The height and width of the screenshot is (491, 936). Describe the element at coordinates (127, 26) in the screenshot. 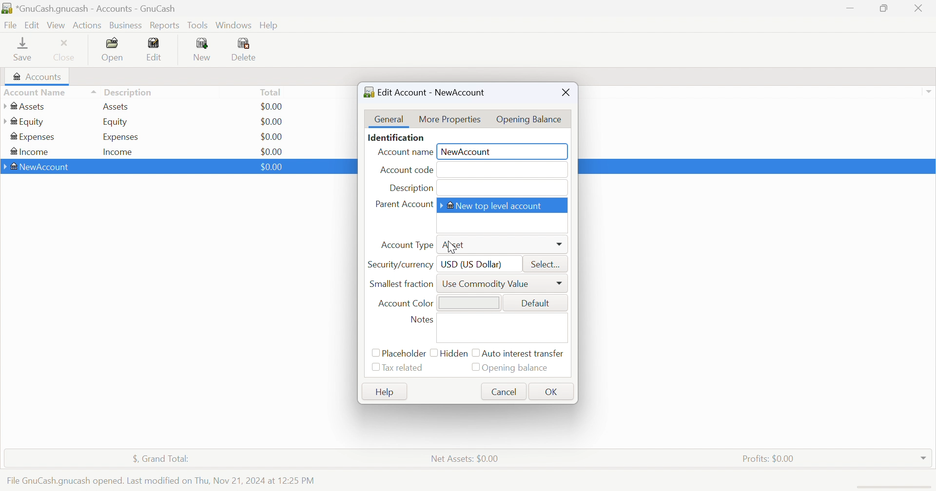

I see `Business` at that location.